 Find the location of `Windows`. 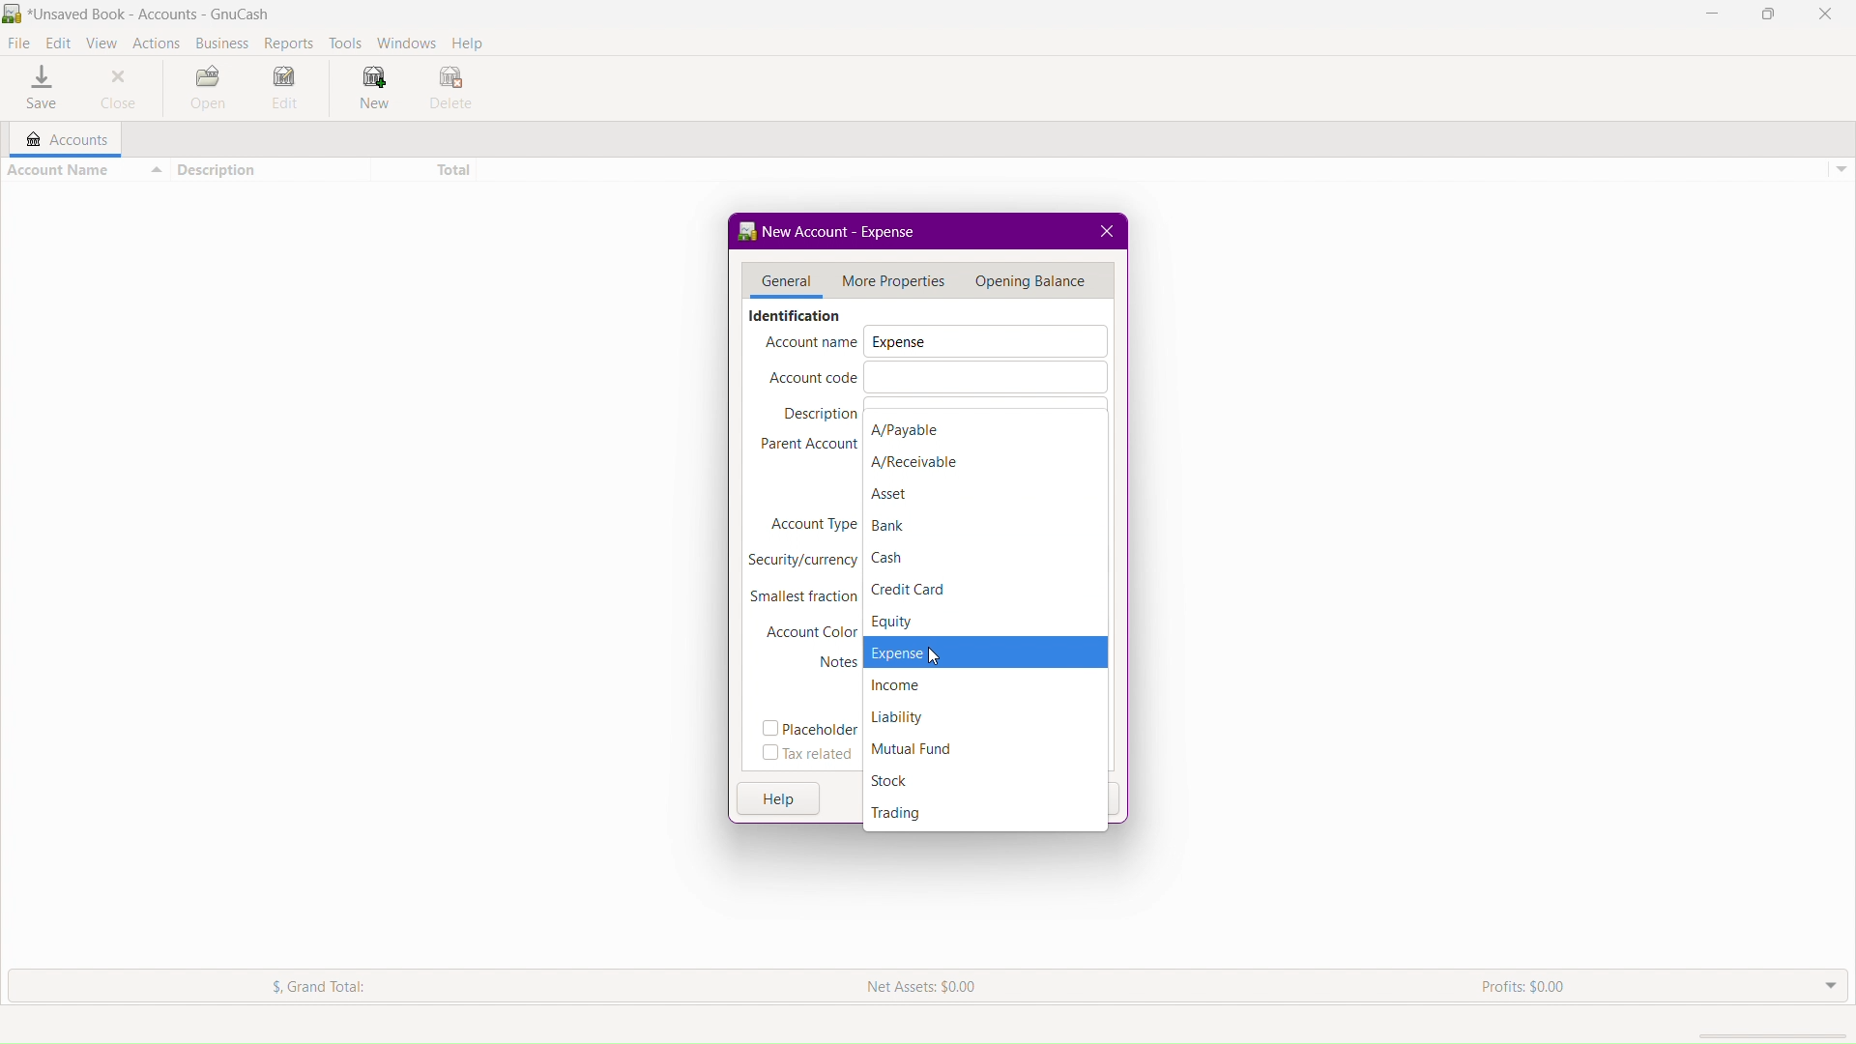

Windows is located at coordinates (407, 41).